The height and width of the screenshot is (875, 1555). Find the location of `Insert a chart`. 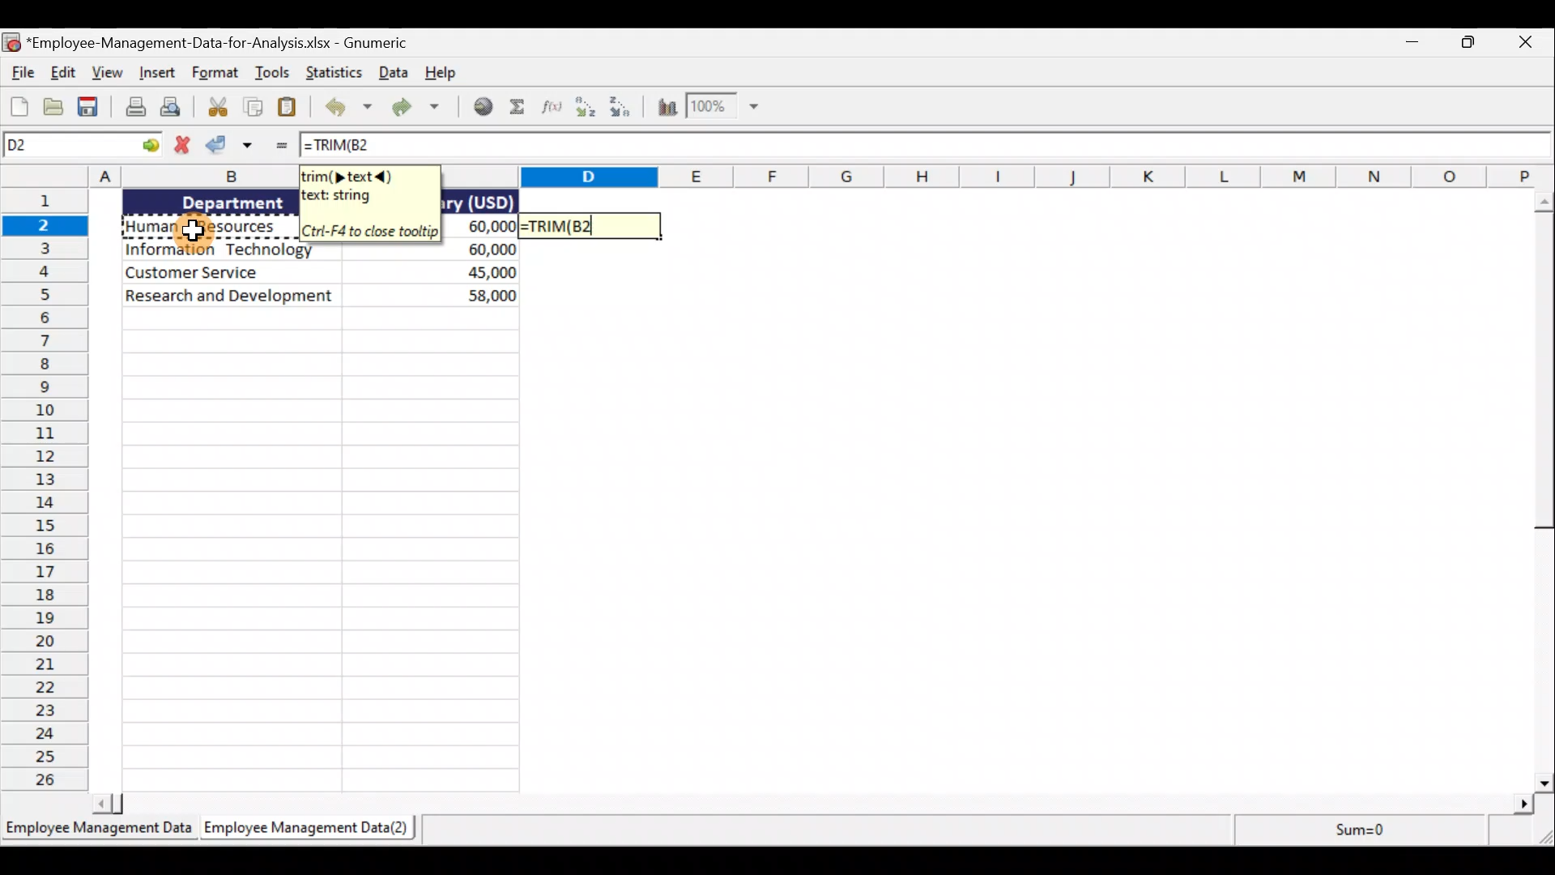

Insert a chart is located at coordinates (667, 108).